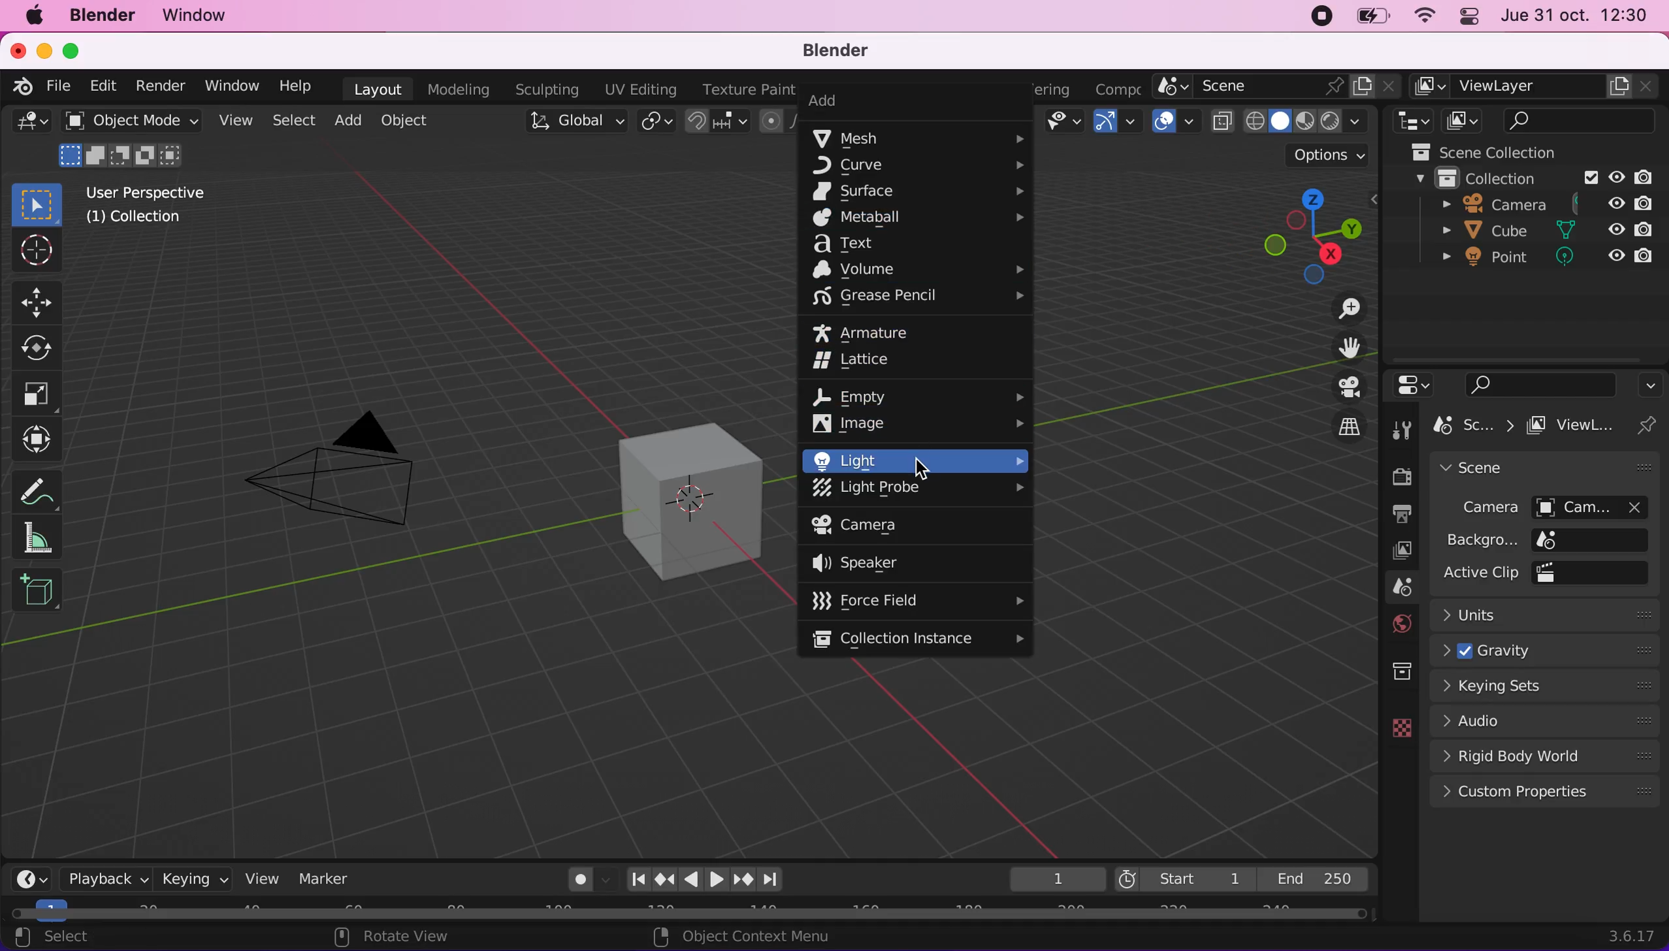 This screenshot has width=1669, height=951. What do you see at coordinates (1536, 469) in the screenshot?
I see `scene` at bounding box center [1536, 469].